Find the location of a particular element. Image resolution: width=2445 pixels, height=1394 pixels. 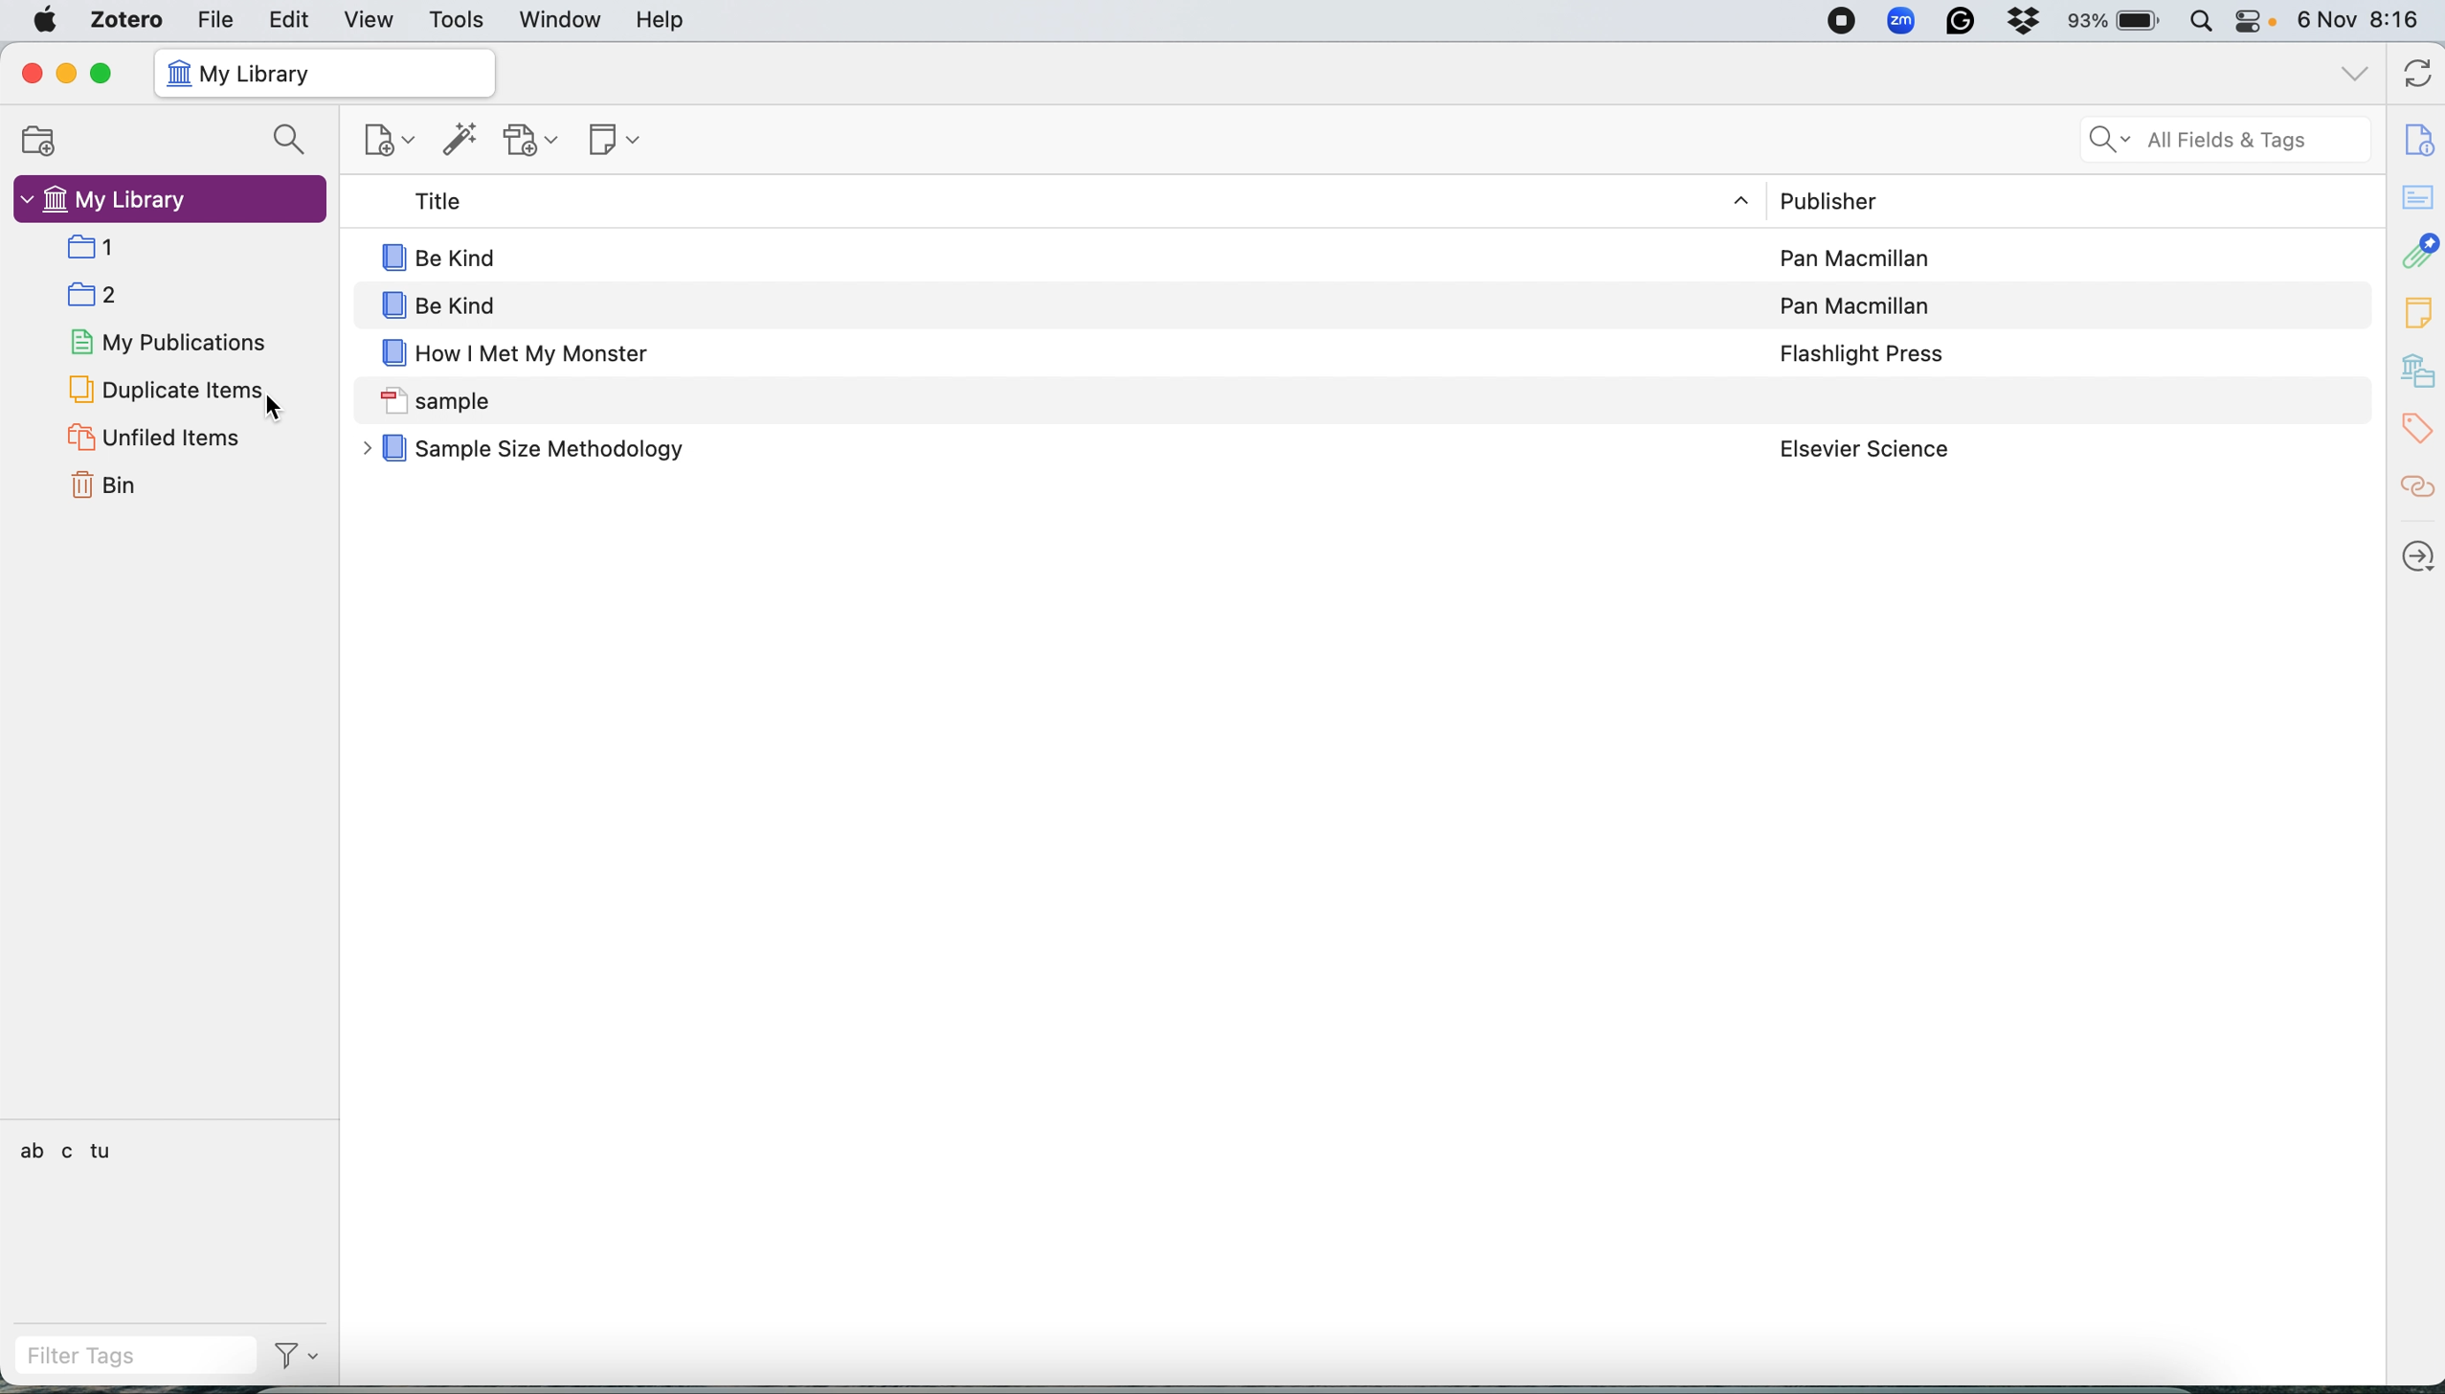

help is located at coordinates (663, 20).